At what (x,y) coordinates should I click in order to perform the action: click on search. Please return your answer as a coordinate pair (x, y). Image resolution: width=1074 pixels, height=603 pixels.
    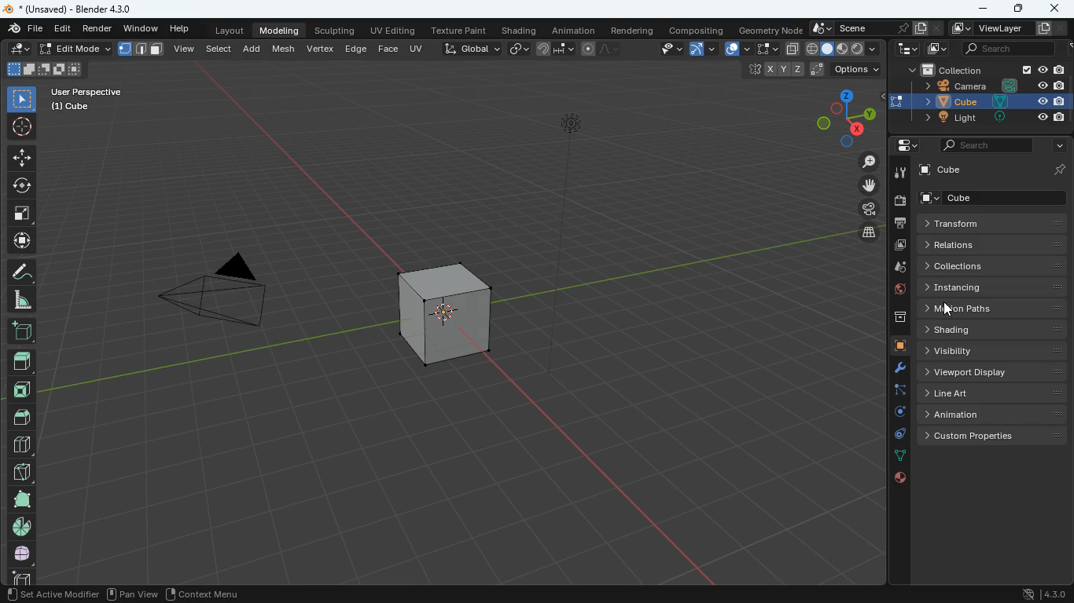
    Looking at the image, I should click on (1002, 49).